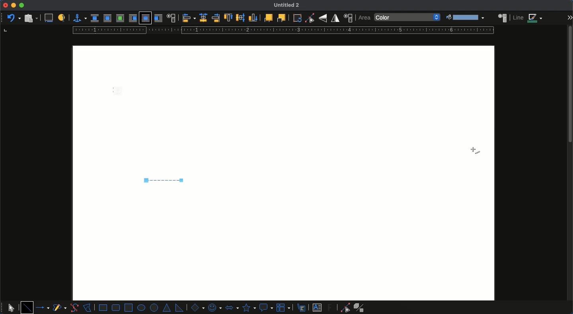 This screenshot has width=573, height=314. What do you see at coordinates (281, 18) in the screenshot?
I see `back one` at bounding box center [281, 18].